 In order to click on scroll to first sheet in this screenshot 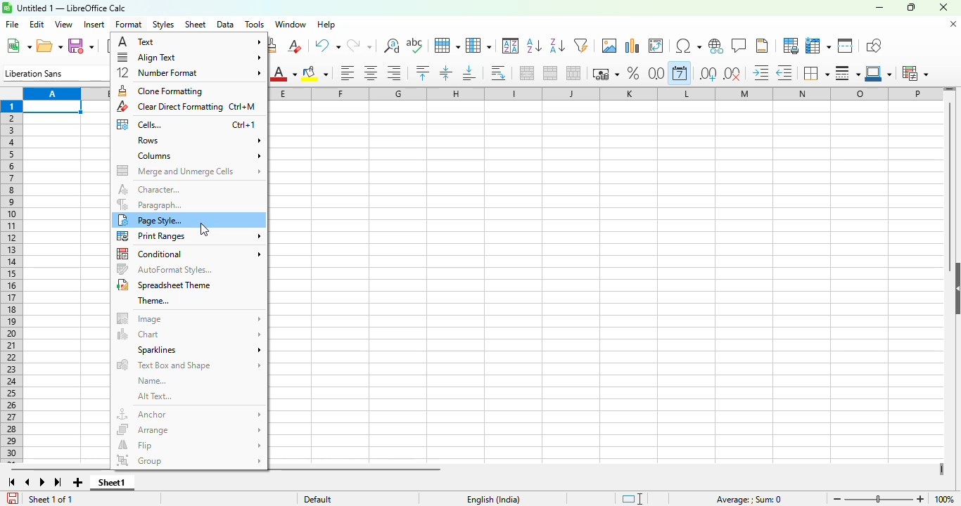, I will do `click(11, 483)`.